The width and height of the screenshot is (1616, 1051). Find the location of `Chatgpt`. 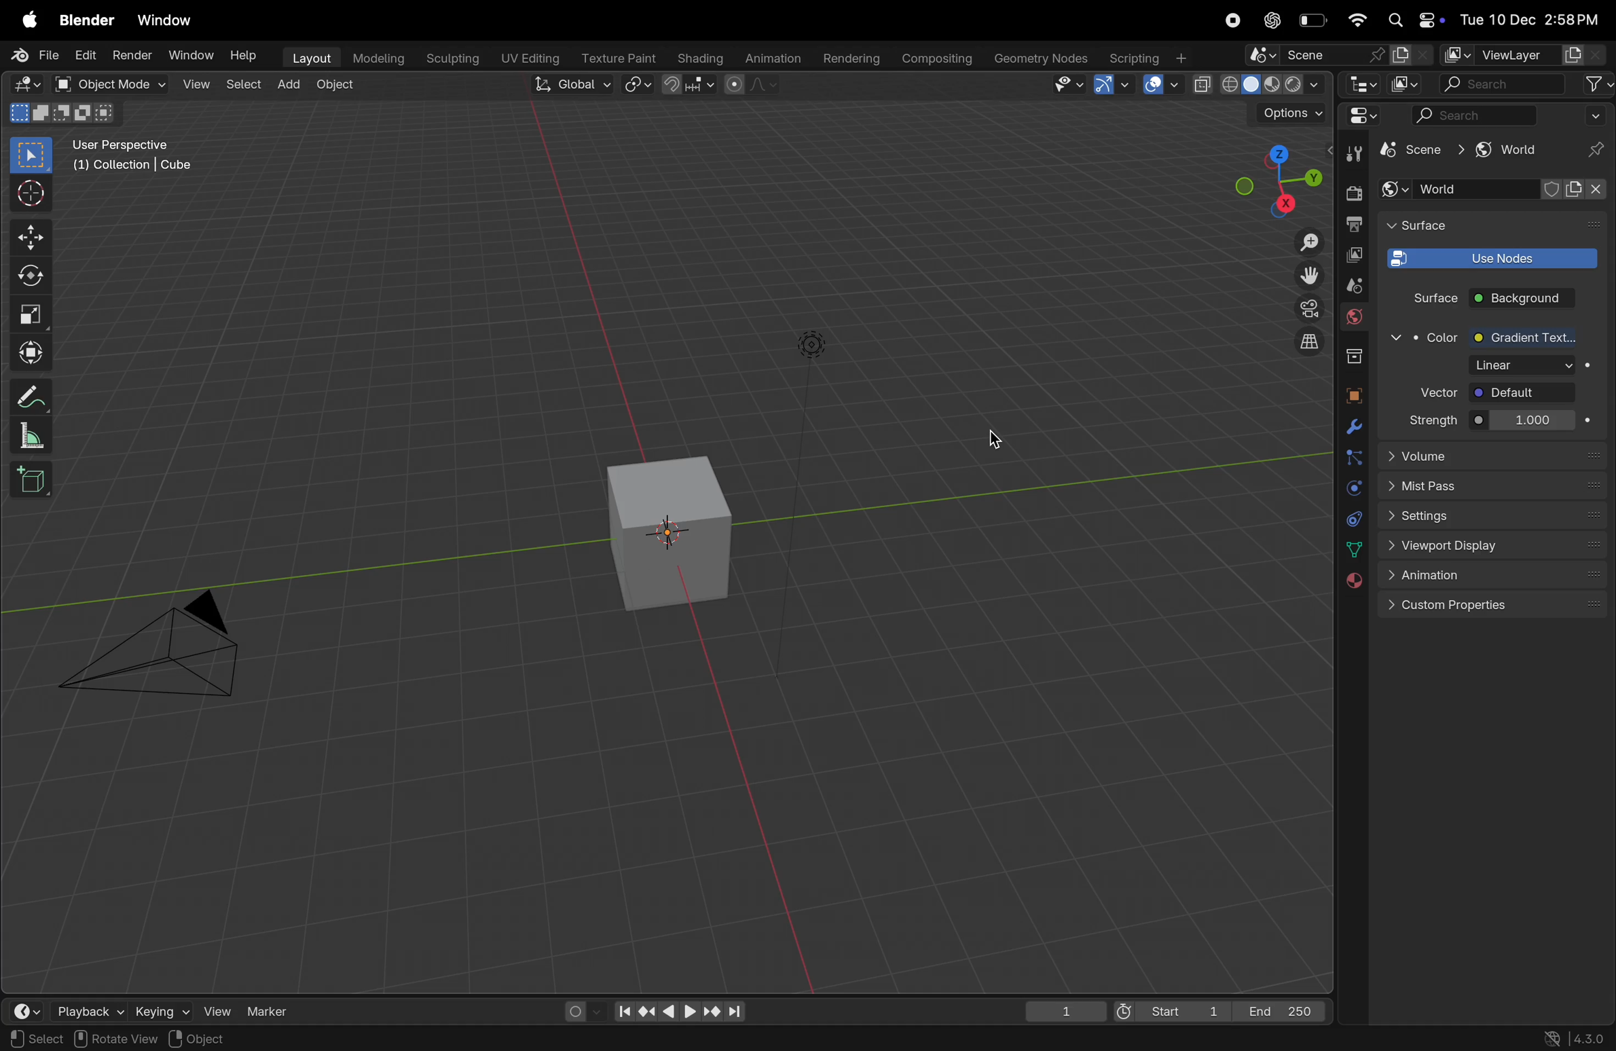

Chatgpt is located at coordinates (1271, 20).